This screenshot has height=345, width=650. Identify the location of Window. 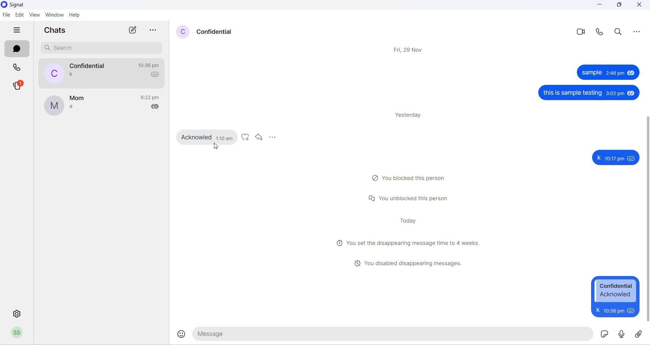
(54, 15).